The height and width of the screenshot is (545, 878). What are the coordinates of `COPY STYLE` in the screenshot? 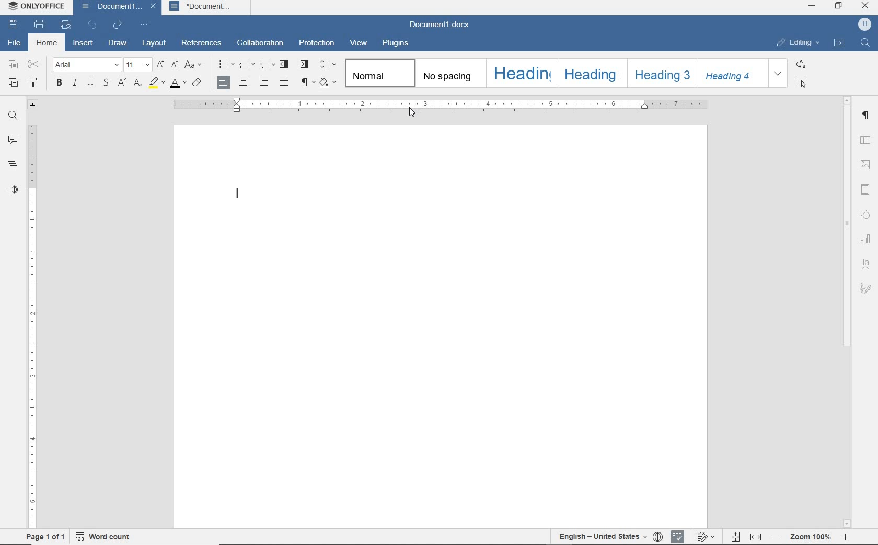 It's located at (33, 82).